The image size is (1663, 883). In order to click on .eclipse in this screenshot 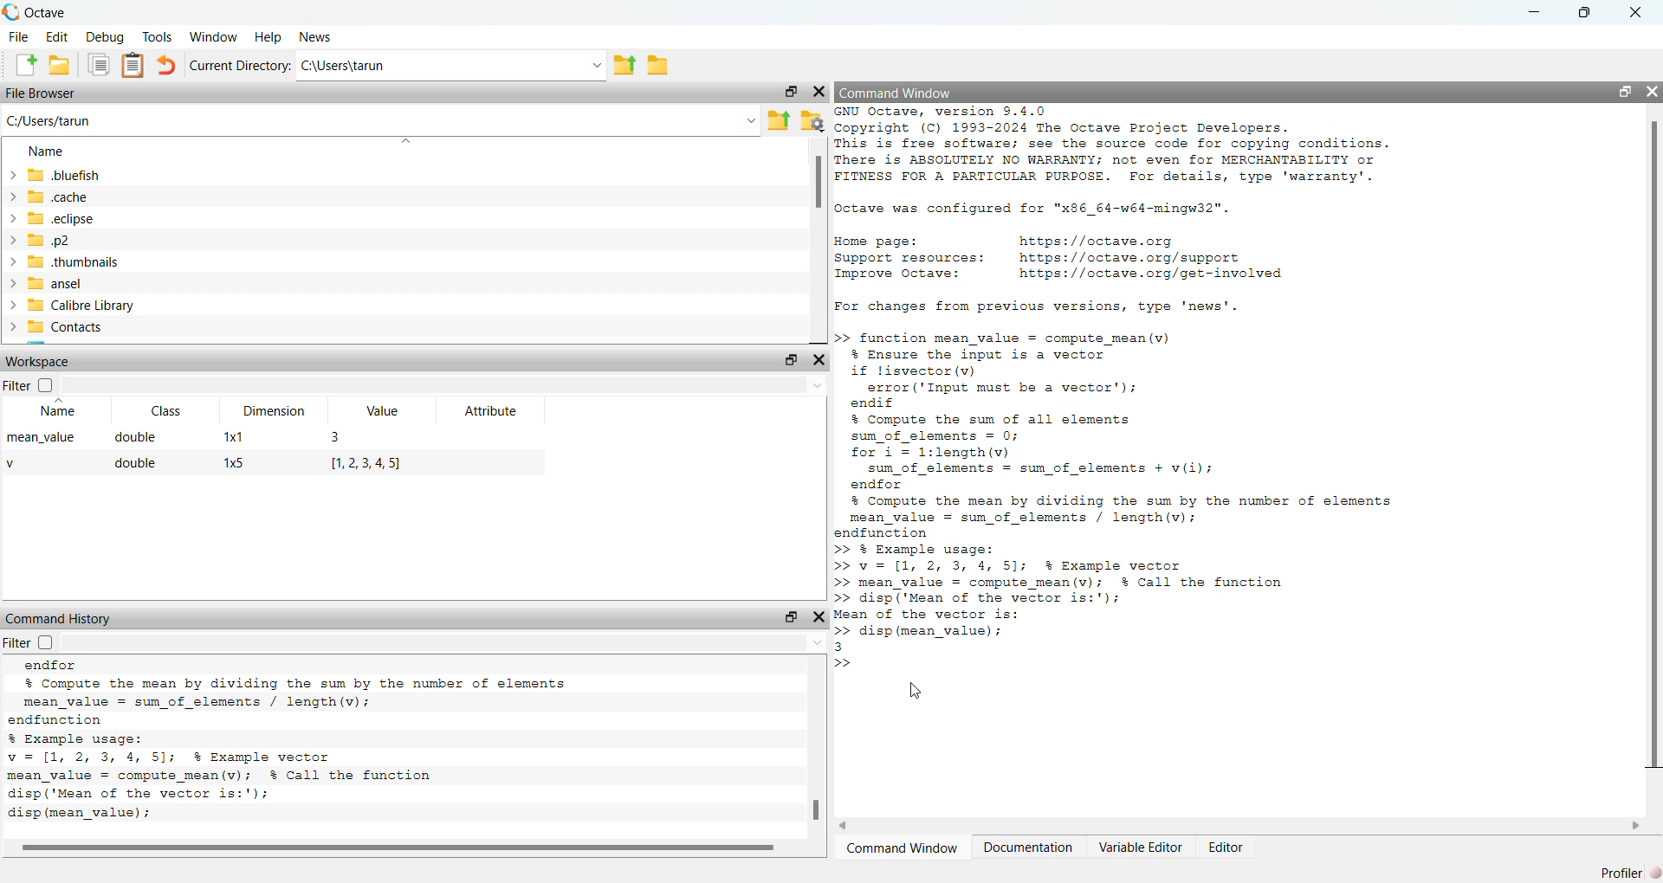, I will do `click(61, 217)`.